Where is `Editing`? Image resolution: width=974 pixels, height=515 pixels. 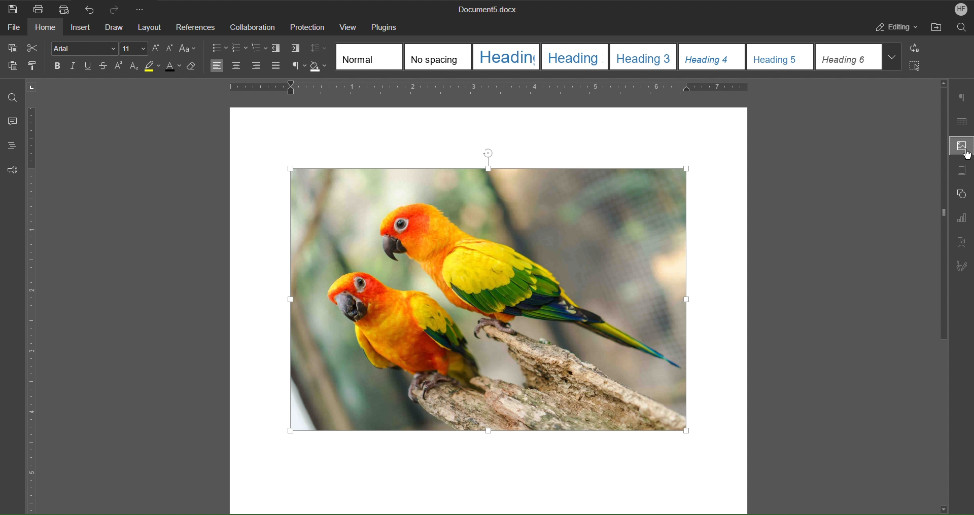 Editing is located at coordinates (897, 29).